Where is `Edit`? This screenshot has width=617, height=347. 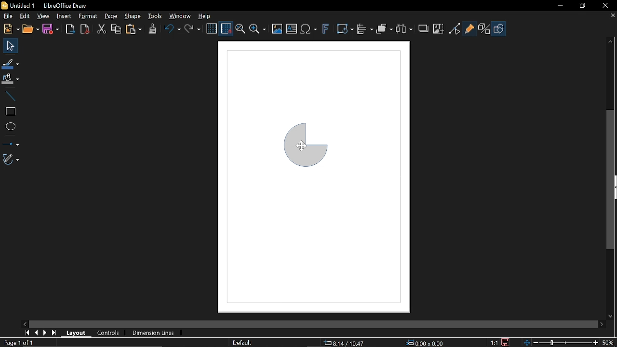
Edit is located at coordinates (23, 17).